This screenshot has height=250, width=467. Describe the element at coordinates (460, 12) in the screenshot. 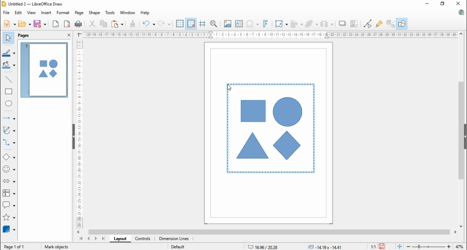

I see `libre office update` at that location.